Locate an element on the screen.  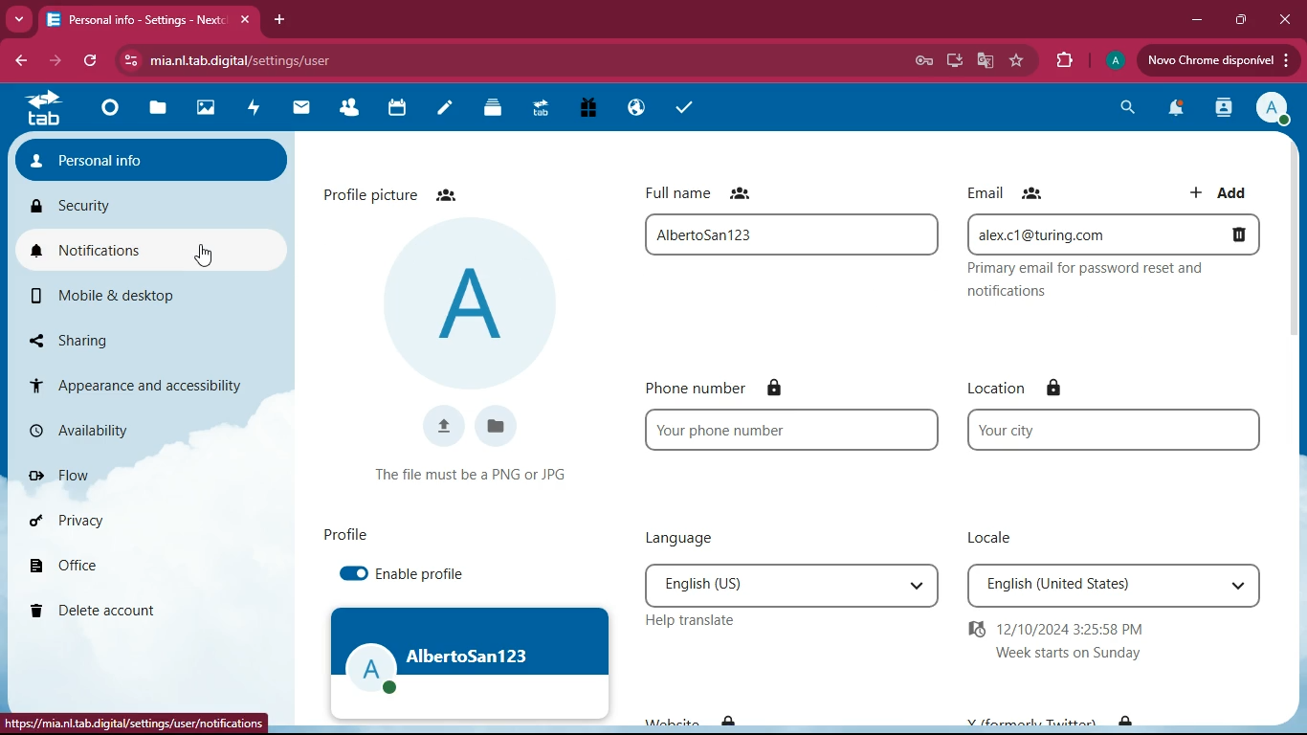
mail is located at coordinates (307, 108).